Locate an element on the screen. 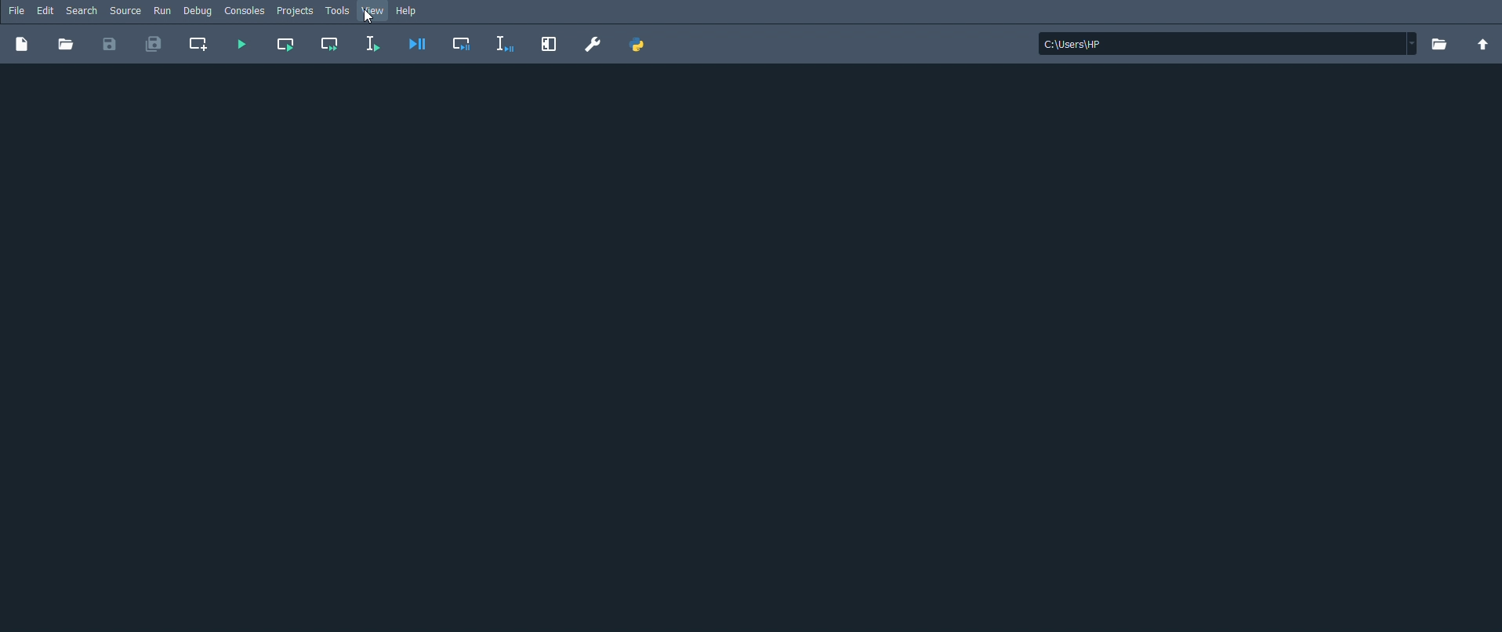 The width and height of the screenshot is (1502, 632). Create new cell at the current line is located at coordinates (201, 45).